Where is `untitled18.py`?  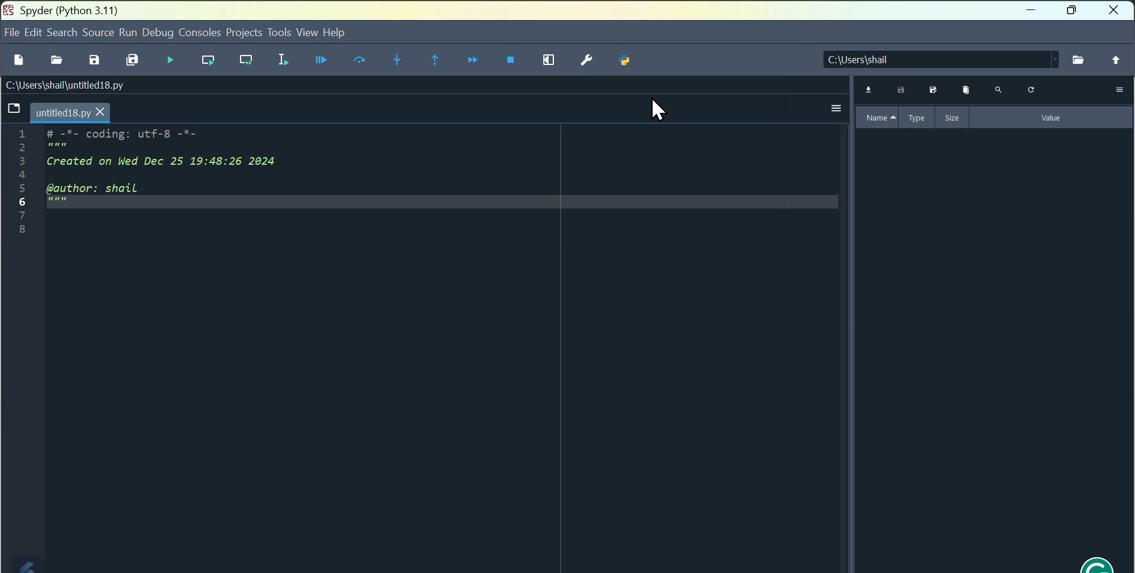 untitled18.py is located at coordinates (70, 111).